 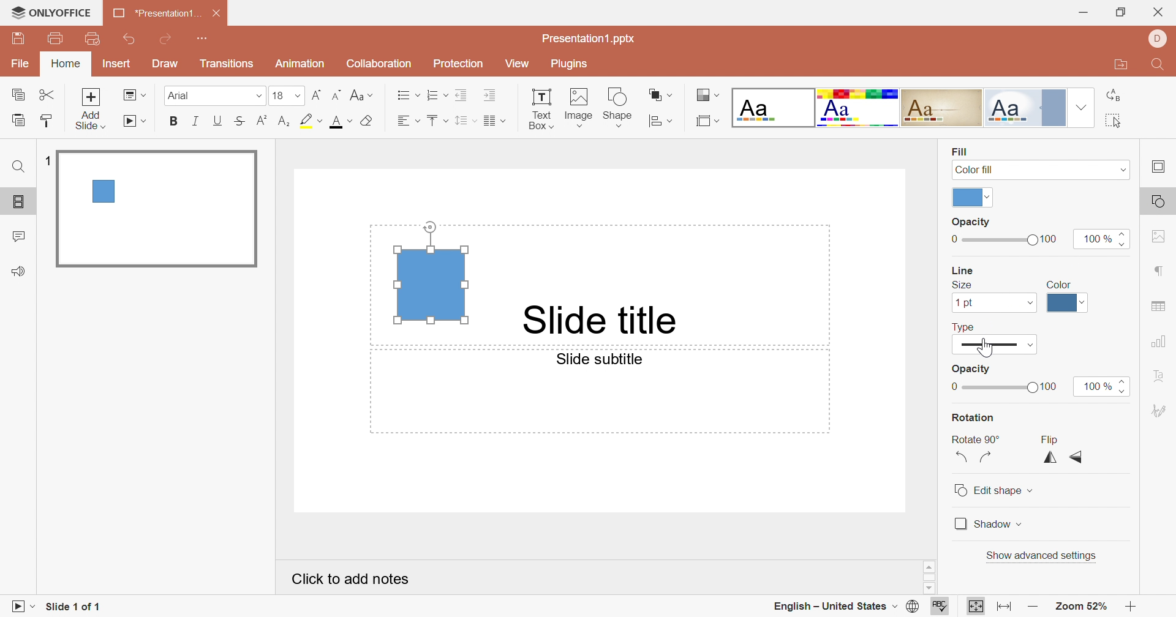 I want to click on Fit to width, so click(x=1002, y=607).